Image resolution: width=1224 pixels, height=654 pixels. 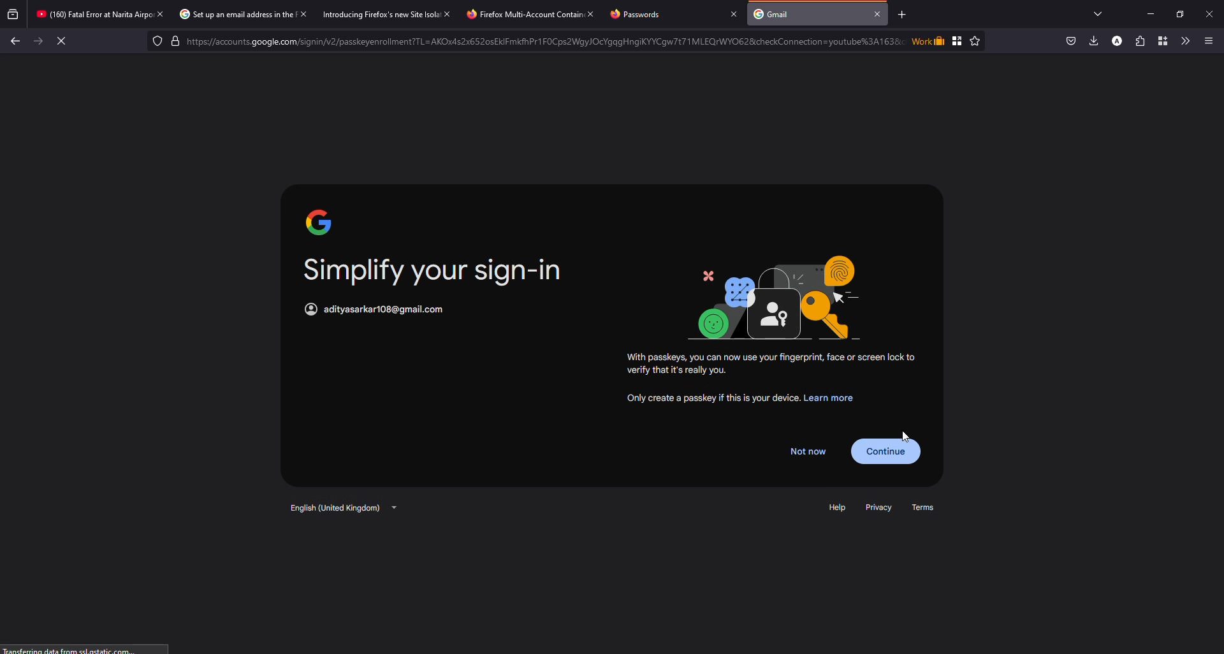 I want to click on Back, so click(x=17, y=42).